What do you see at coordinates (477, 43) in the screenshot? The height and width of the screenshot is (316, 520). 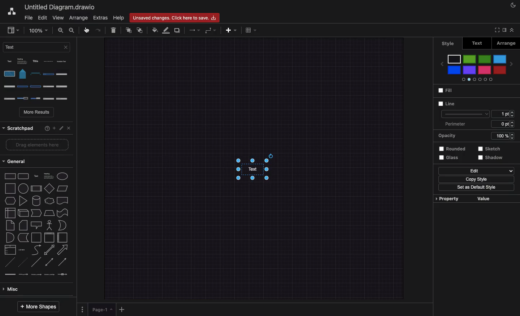 I see `Text` at bounding box center [477, 43].